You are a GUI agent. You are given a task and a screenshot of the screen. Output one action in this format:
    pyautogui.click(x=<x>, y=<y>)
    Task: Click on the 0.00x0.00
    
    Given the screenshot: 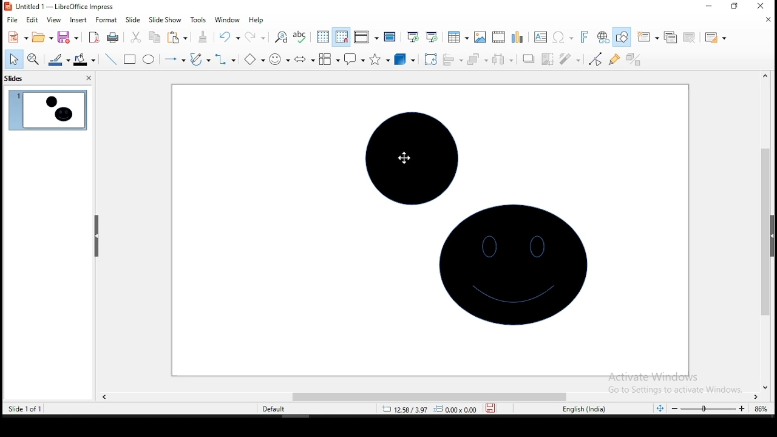 What is the action you would take?
    pyautogui.click(x=456, y=409)
    